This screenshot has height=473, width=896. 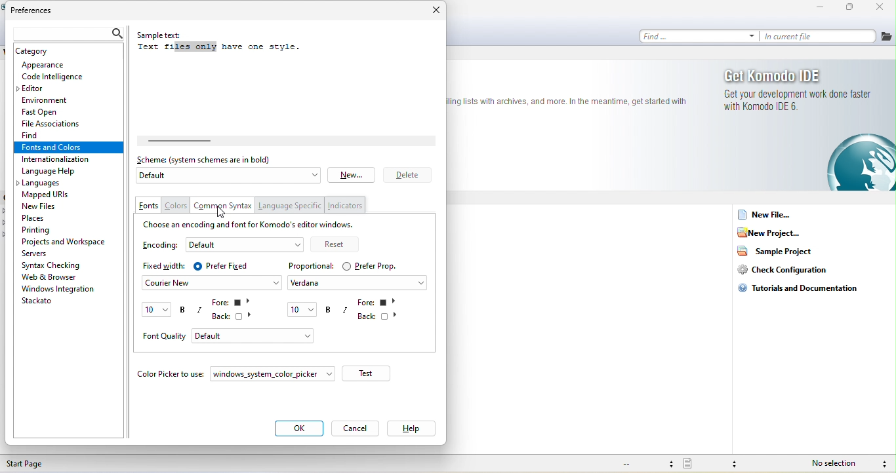 What do you see at coordinates (237, 301) in the screenshot?
I see `forre` at bounding box center [237, 301].